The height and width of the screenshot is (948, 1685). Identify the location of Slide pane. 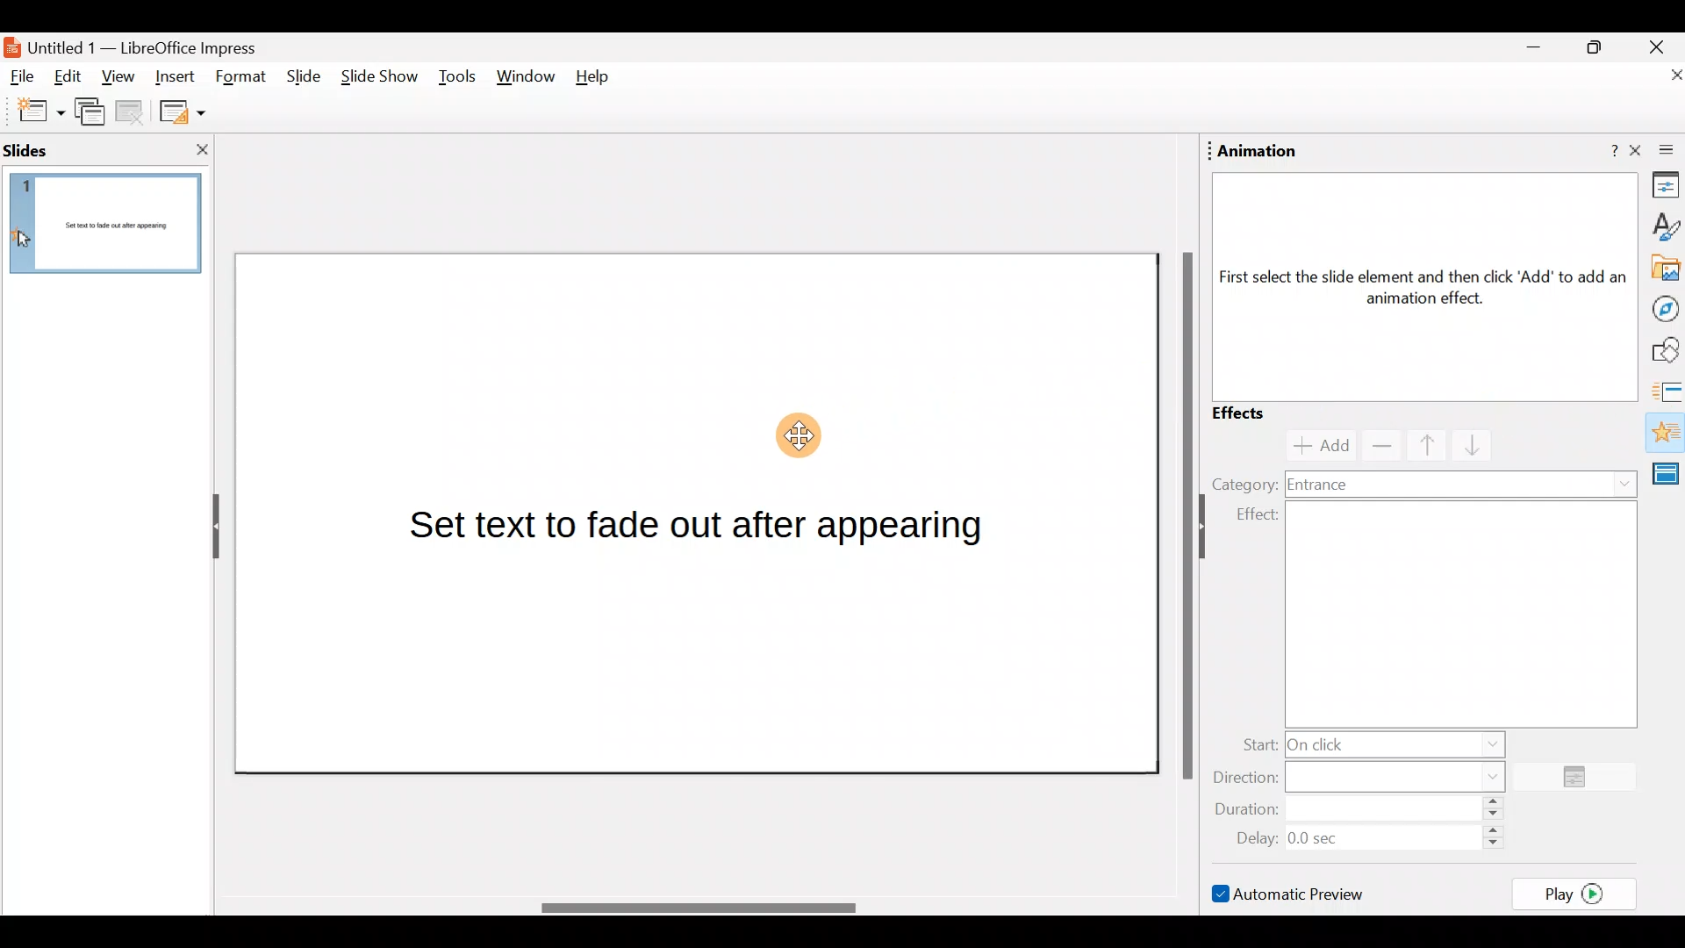
(110, 233).